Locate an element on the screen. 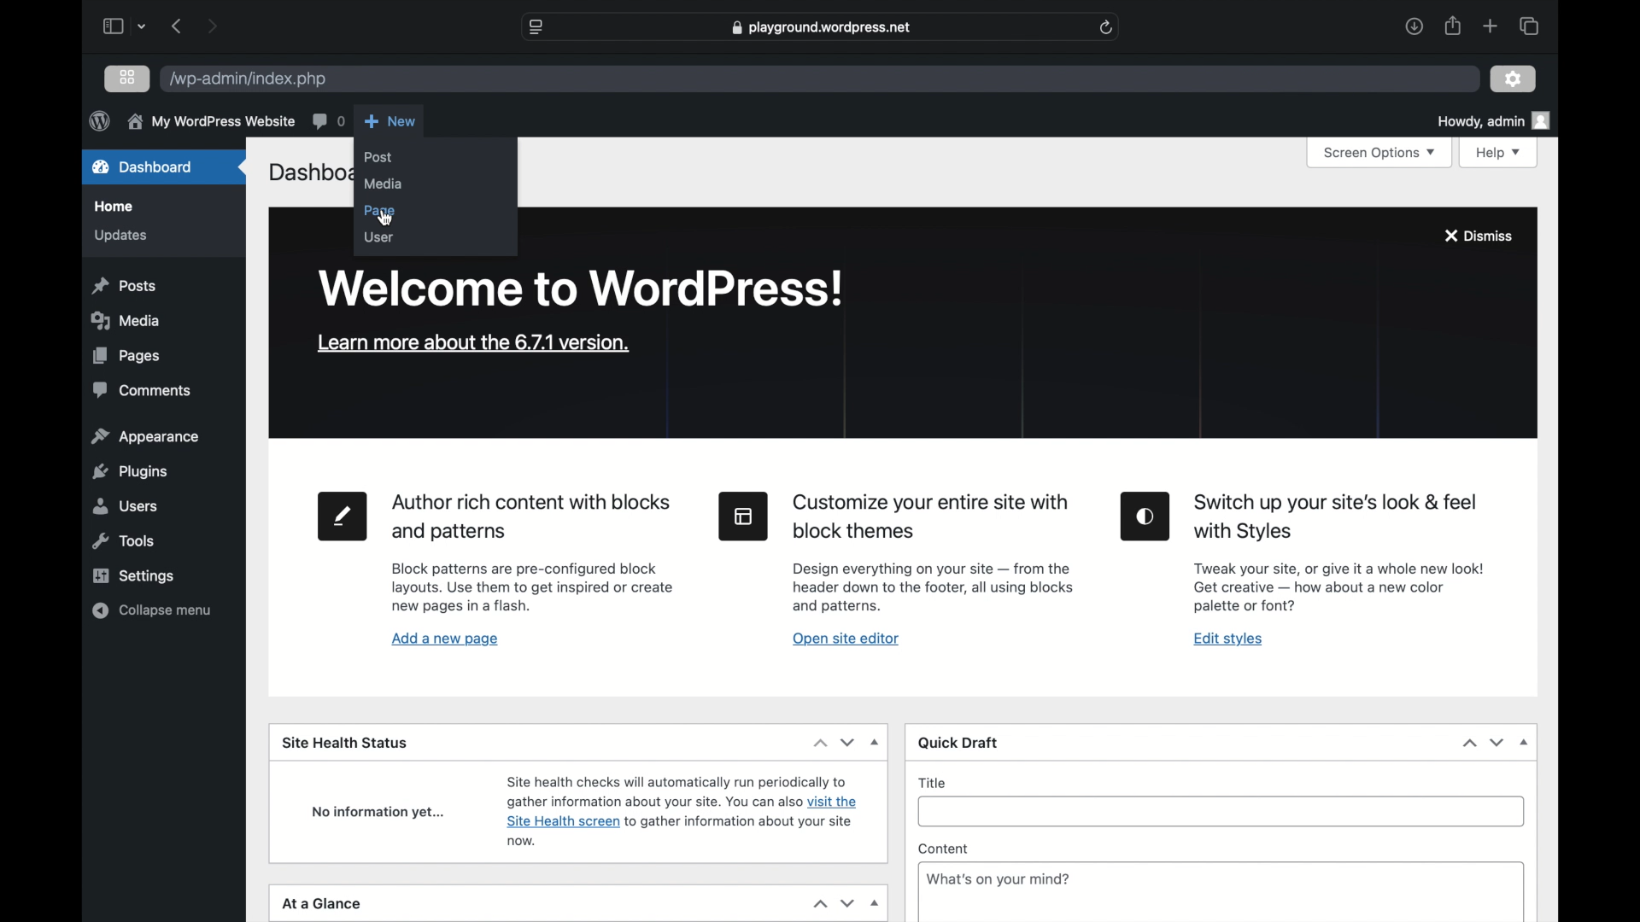  comments is located at coordinates (142, 391).